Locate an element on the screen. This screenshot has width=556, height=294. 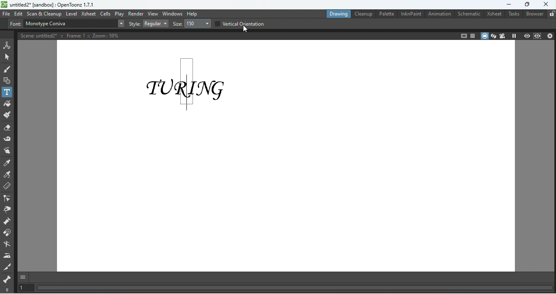
Preview is located at coordinates (525, 35).